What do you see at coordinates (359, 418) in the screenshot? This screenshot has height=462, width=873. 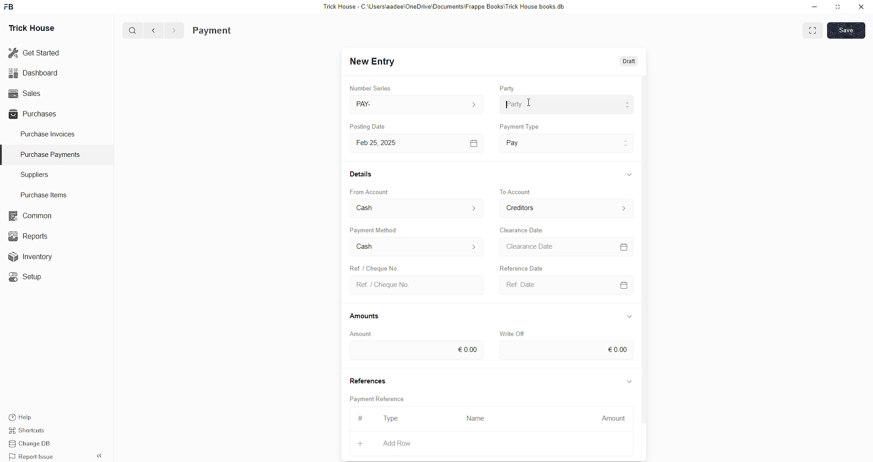 I see `#` at bounding box center [359, 418].